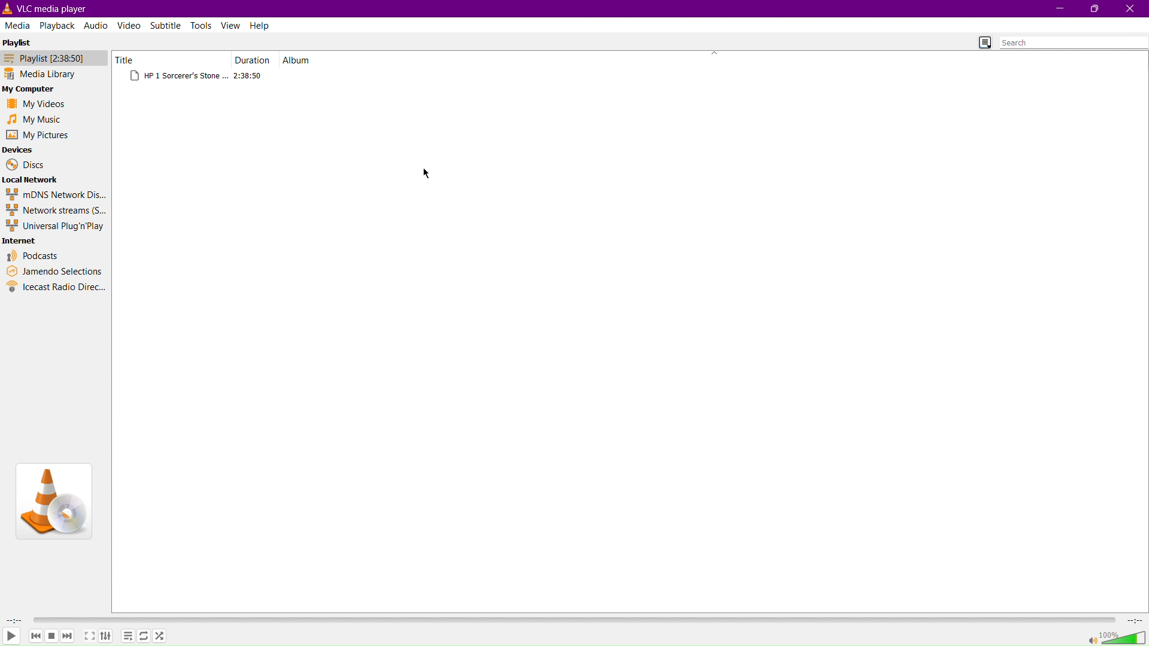 Image resolution: width=1149 pixels, height=646 pixels. Describe the element at coordinates (300, 60) in the screenshot. I see `Album` at that location.